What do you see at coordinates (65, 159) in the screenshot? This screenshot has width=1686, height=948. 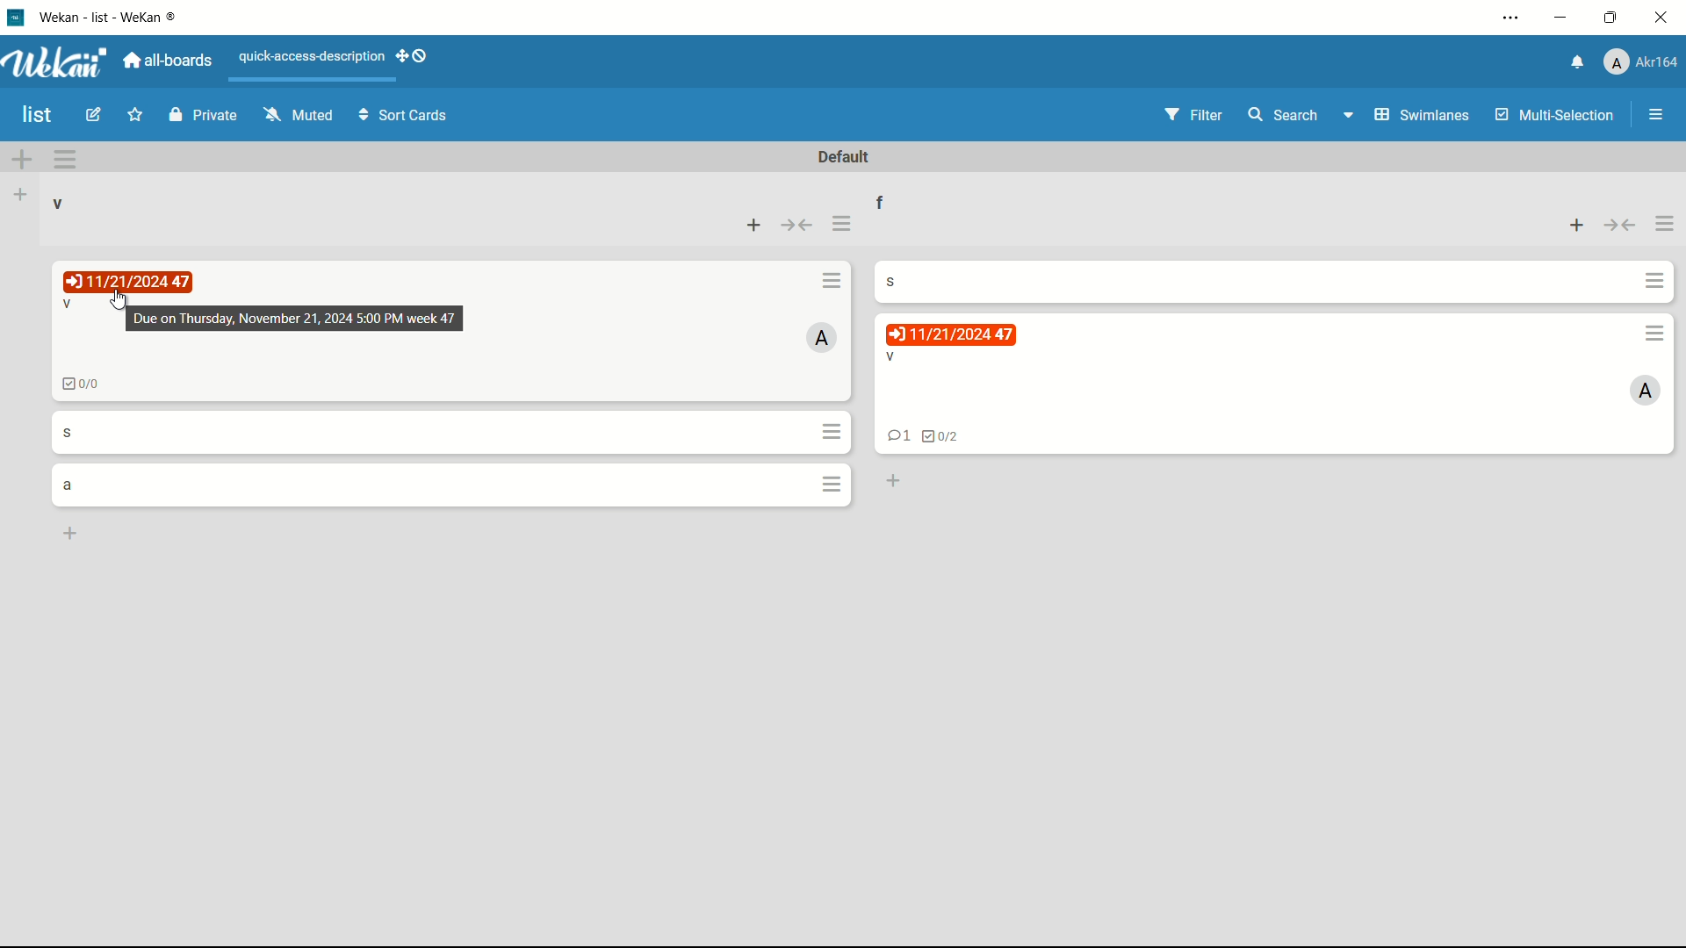 I see `swimlanes action` at bounding box center [65, 159].